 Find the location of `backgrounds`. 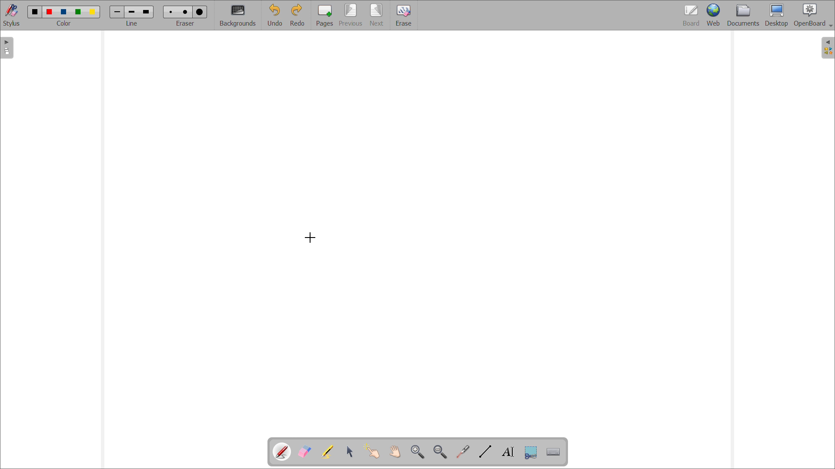

backgrounds is located at coordinates (238, 15).